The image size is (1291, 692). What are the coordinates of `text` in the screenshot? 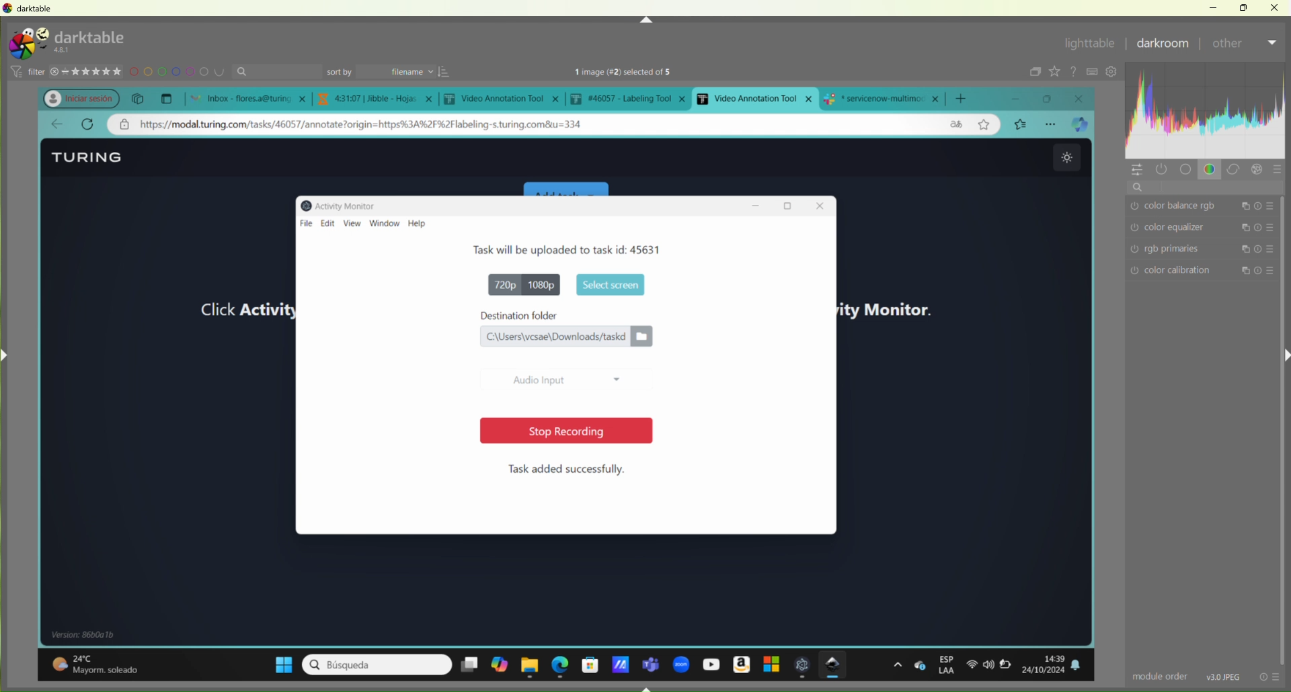 It's located at (638, 73).